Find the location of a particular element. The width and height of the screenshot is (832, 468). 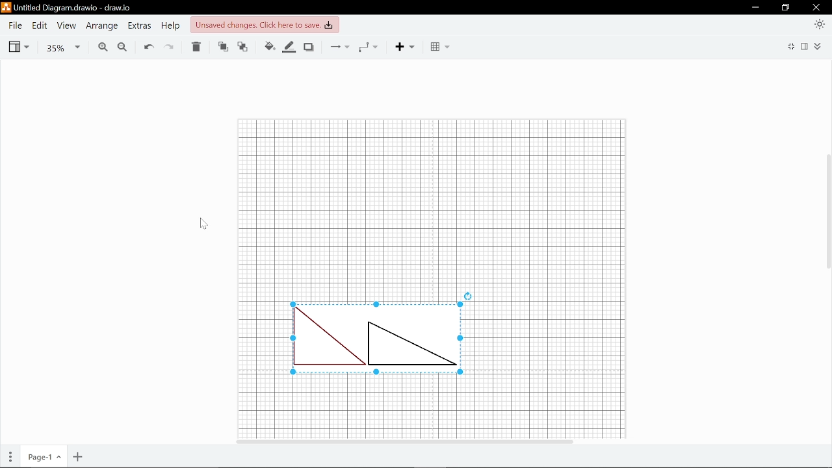

Zoom in is located at coordinates (103, 49).